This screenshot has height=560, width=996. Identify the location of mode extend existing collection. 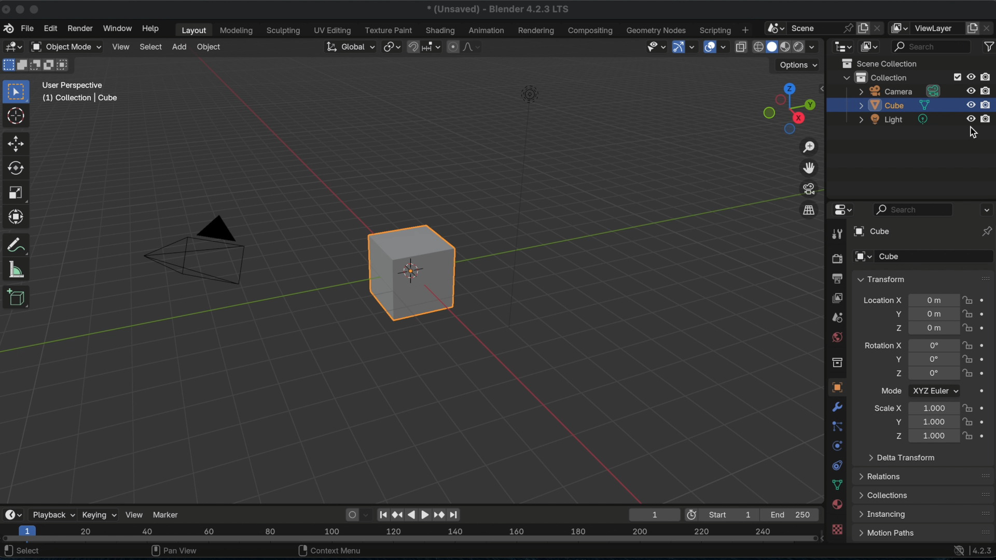
(23, 66).